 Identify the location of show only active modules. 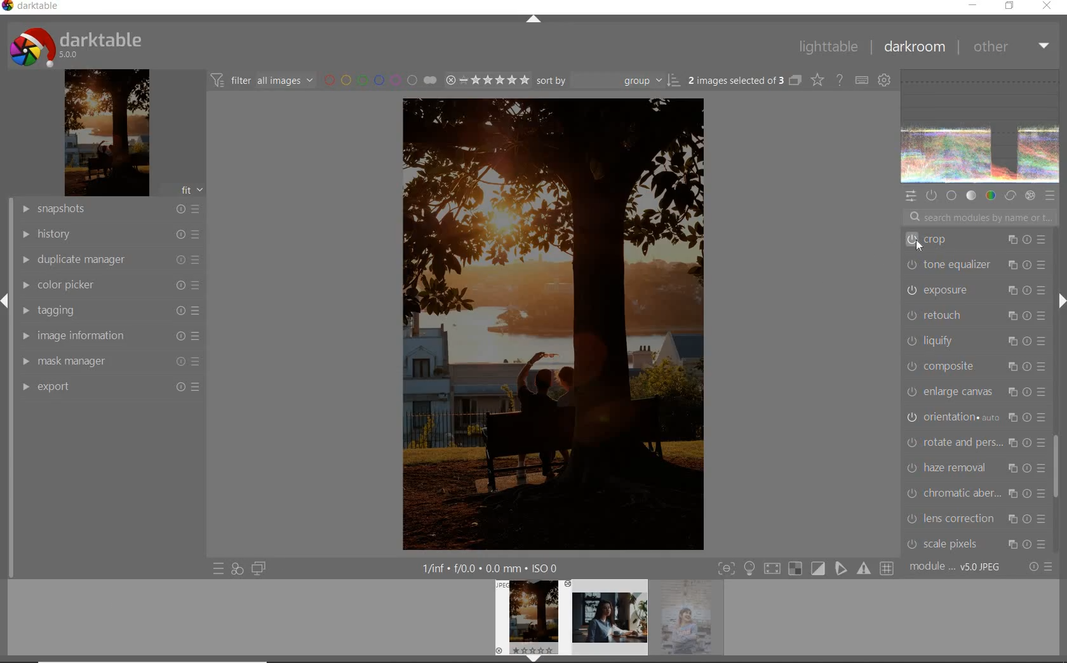
(932, 195).